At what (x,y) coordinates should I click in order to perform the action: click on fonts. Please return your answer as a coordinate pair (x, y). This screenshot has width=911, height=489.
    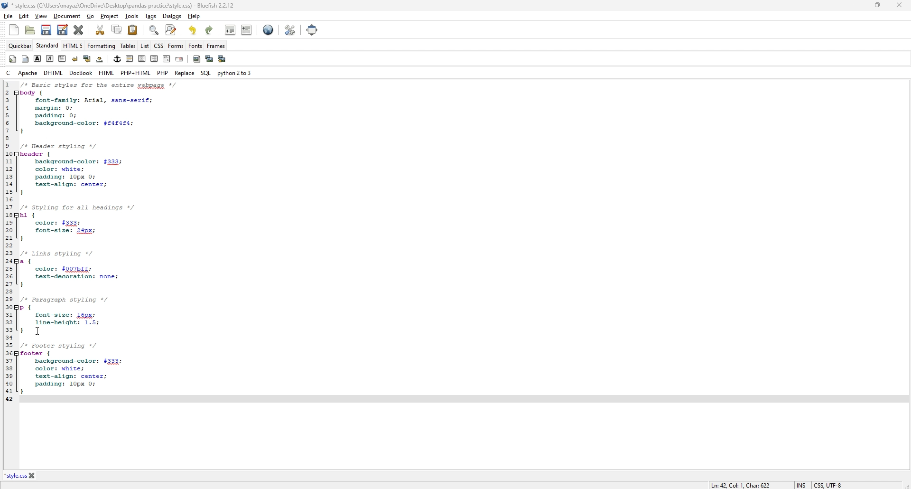
    Looking at the image, I should click on (195, 46).